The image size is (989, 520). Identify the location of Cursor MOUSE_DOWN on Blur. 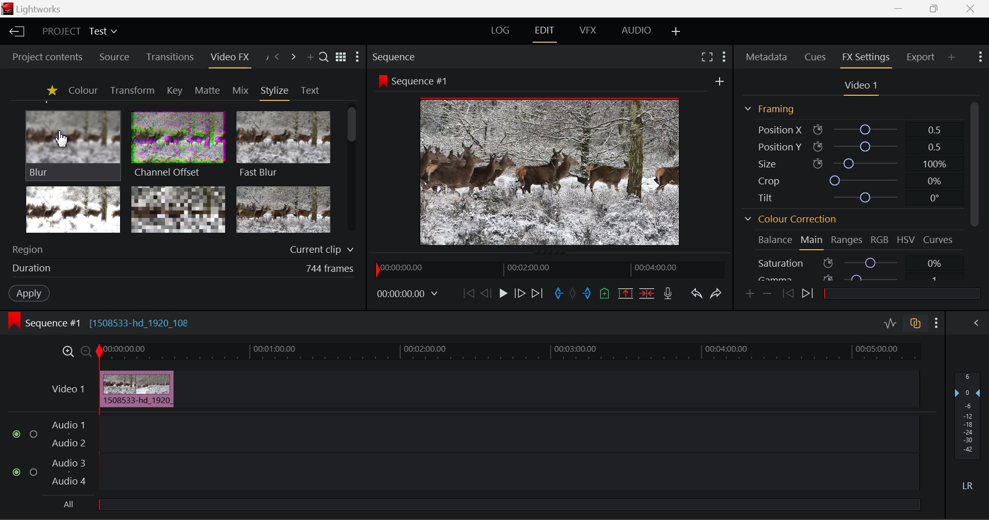
(73, 144).